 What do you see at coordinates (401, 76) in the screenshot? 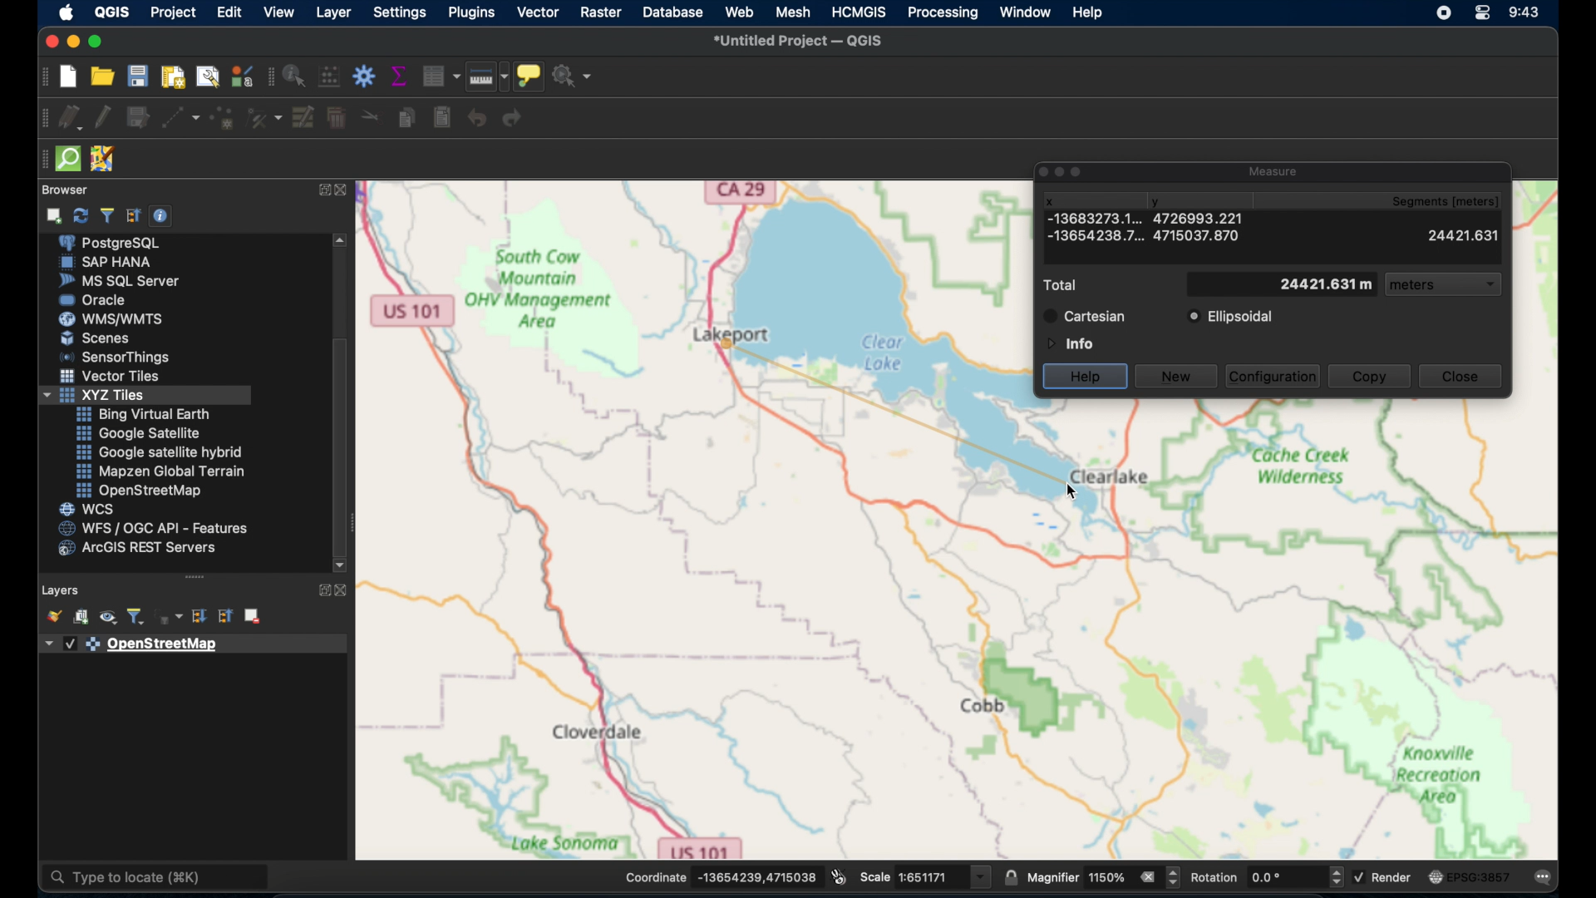
I see `show statistical summary` at bounding box center [401, 76].